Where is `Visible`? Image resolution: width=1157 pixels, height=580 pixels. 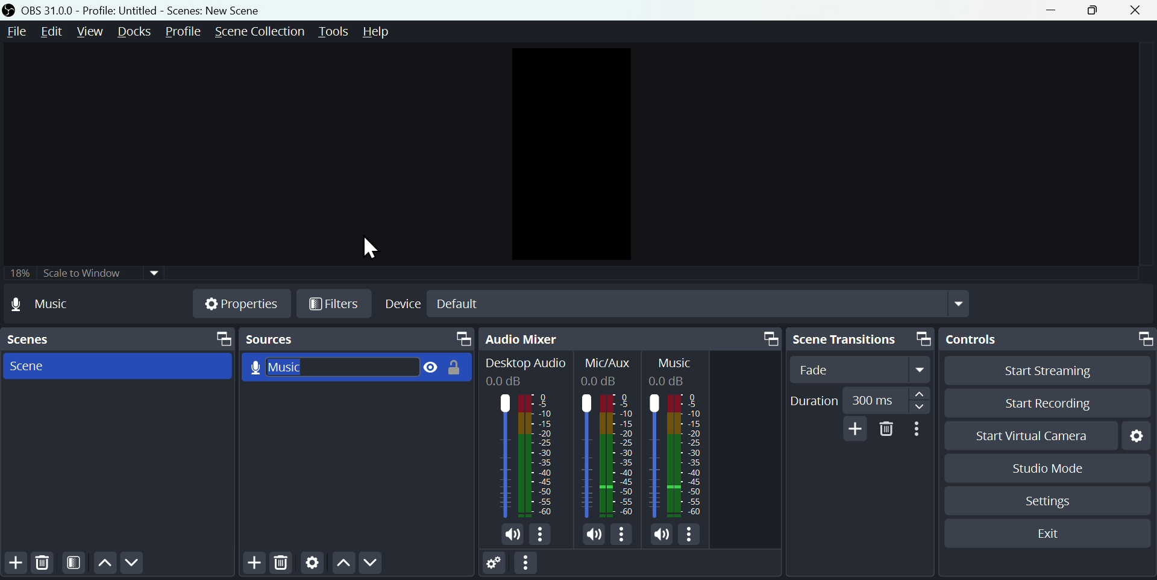
Visible is located at coordinates (430, 367).